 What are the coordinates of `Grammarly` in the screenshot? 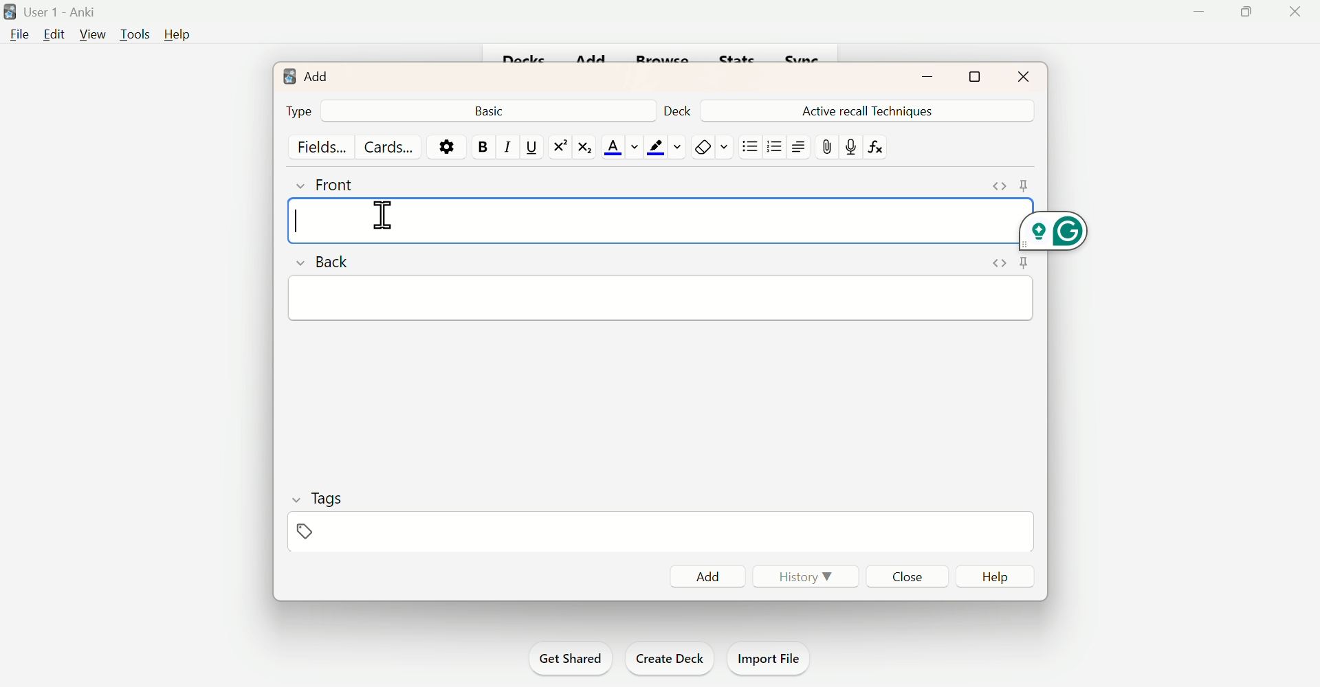 It's located at (1054, 230).